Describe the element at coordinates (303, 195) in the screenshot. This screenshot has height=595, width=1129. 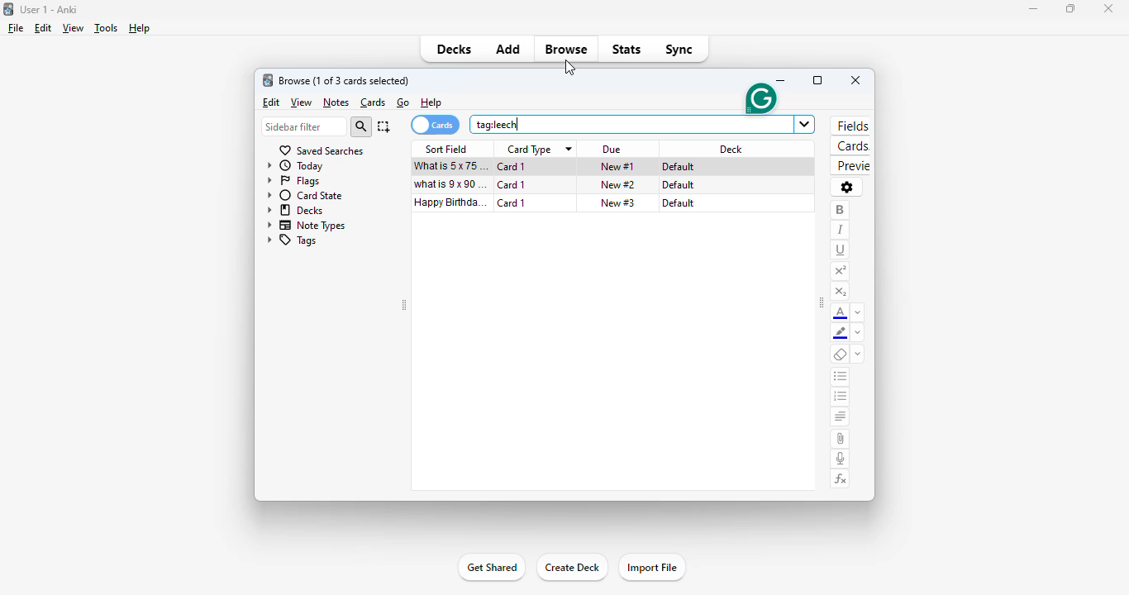
I see `card state` at that location.